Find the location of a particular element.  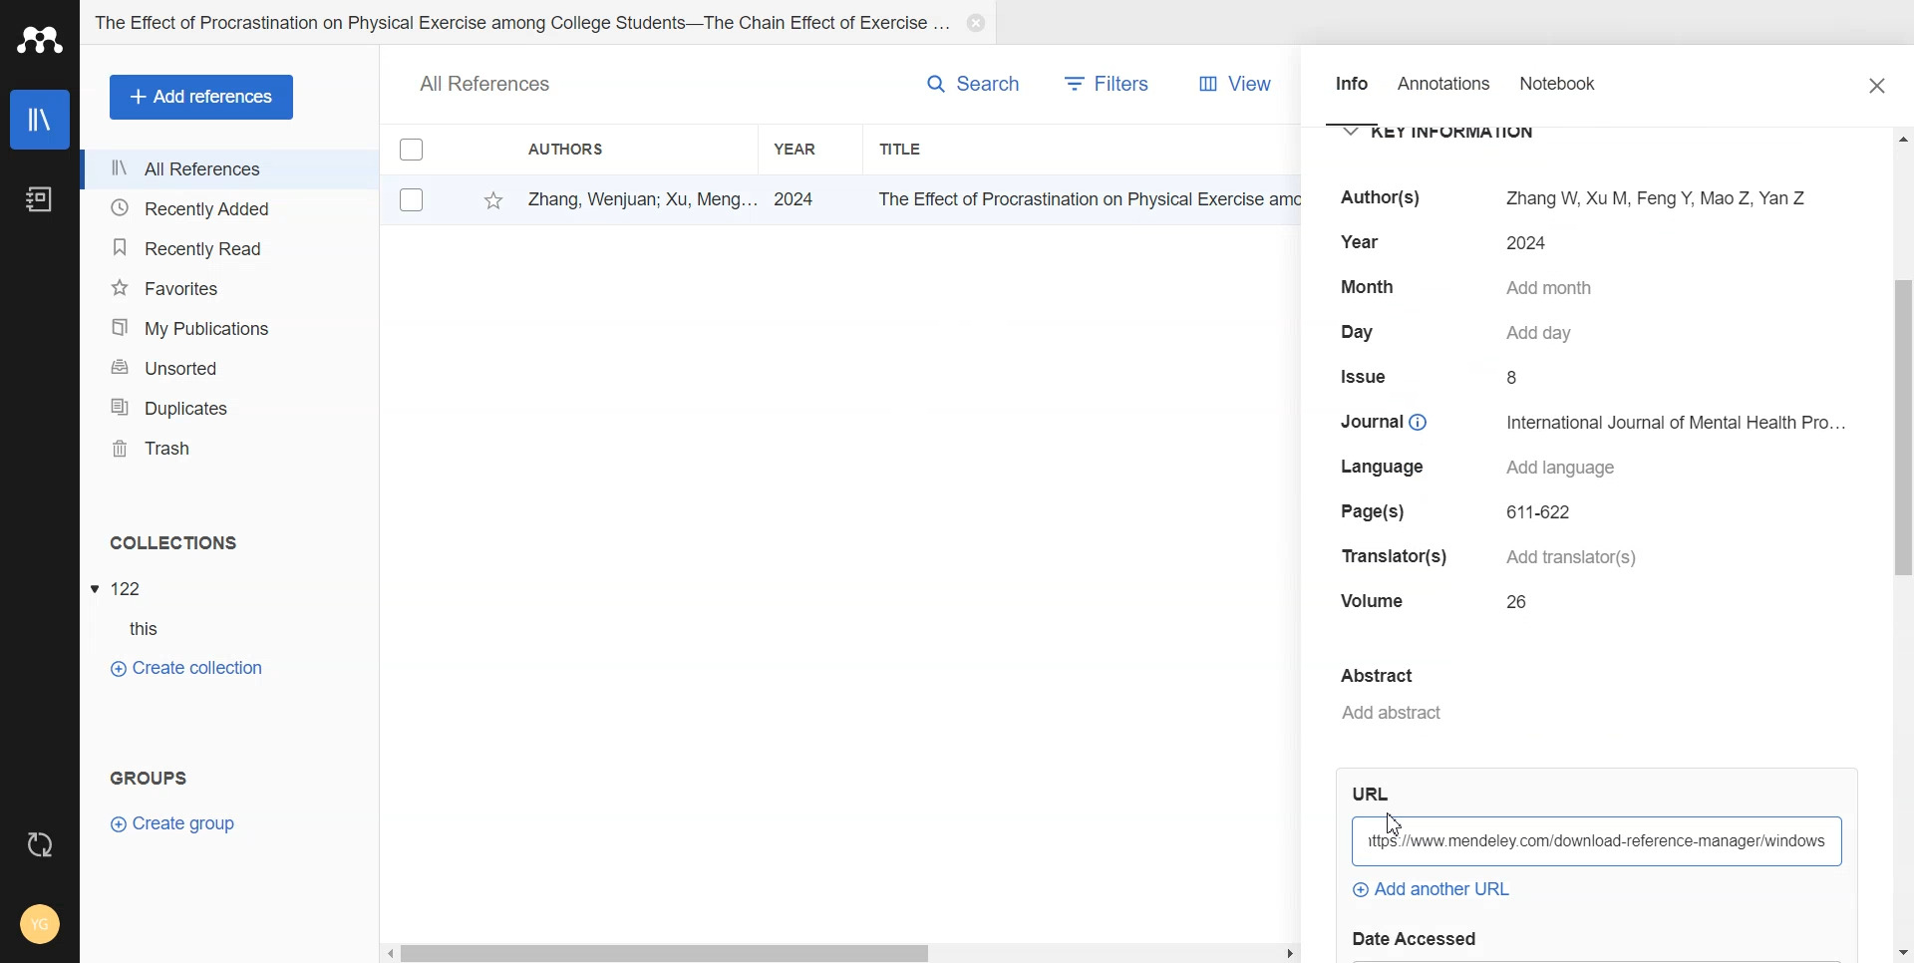

Down is located at coordinates (1900, 946).